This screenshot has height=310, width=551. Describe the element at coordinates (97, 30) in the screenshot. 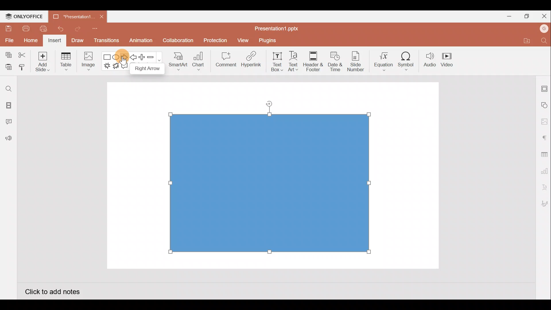

I see `Customize quick access toolbar` at that location.